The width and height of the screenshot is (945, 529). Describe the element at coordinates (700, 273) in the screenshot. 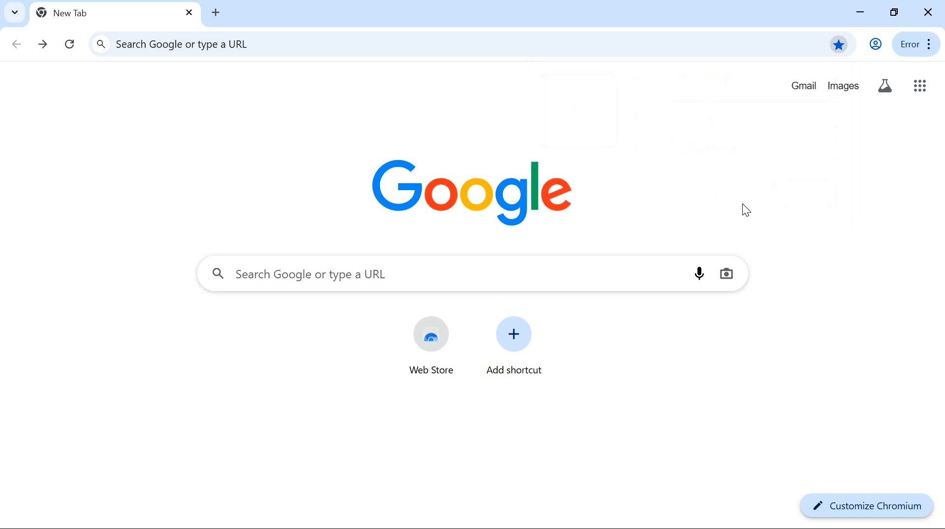

I see `voice search` at that location.